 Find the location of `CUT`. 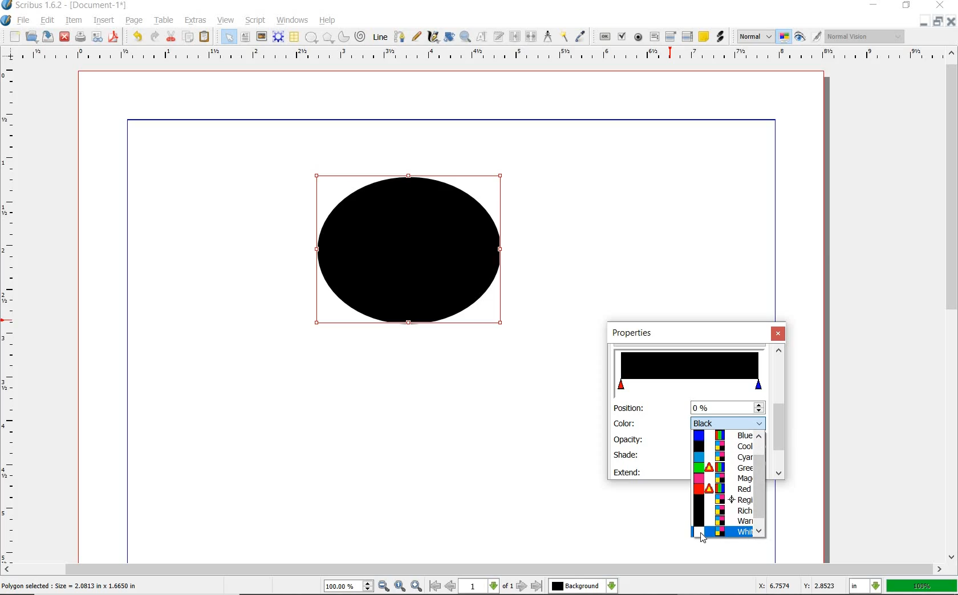

CUT is located at coordinates (172, 36).